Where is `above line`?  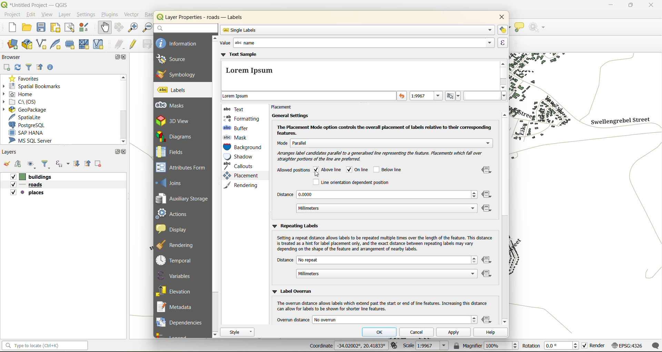
above line is located at coordinates (328, 169).